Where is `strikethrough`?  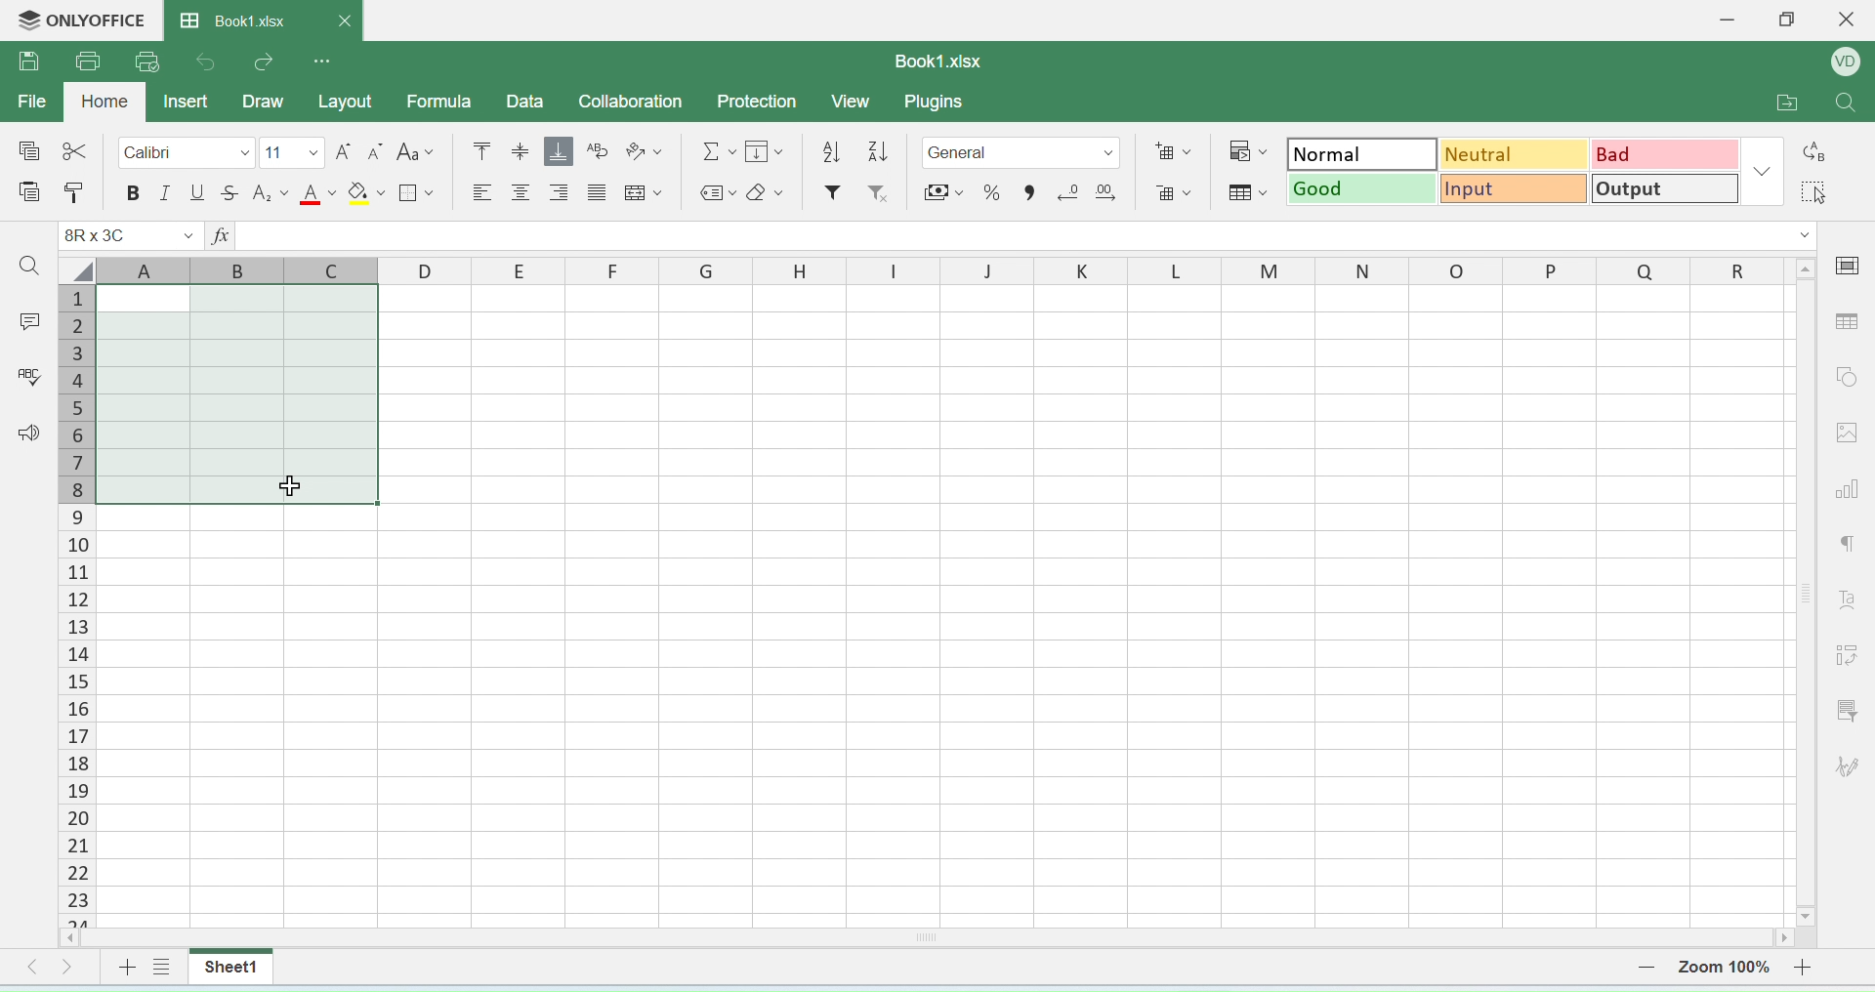
strikethrough is located at coordinates (229, 191).